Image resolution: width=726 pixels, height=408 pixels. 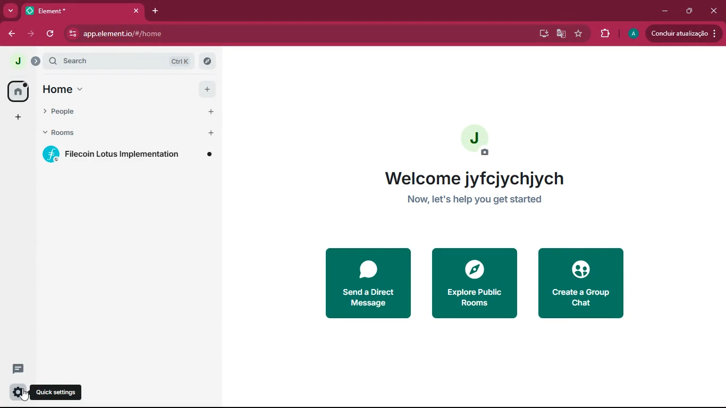 I want to click on rooms, so click(x=126, y=133).